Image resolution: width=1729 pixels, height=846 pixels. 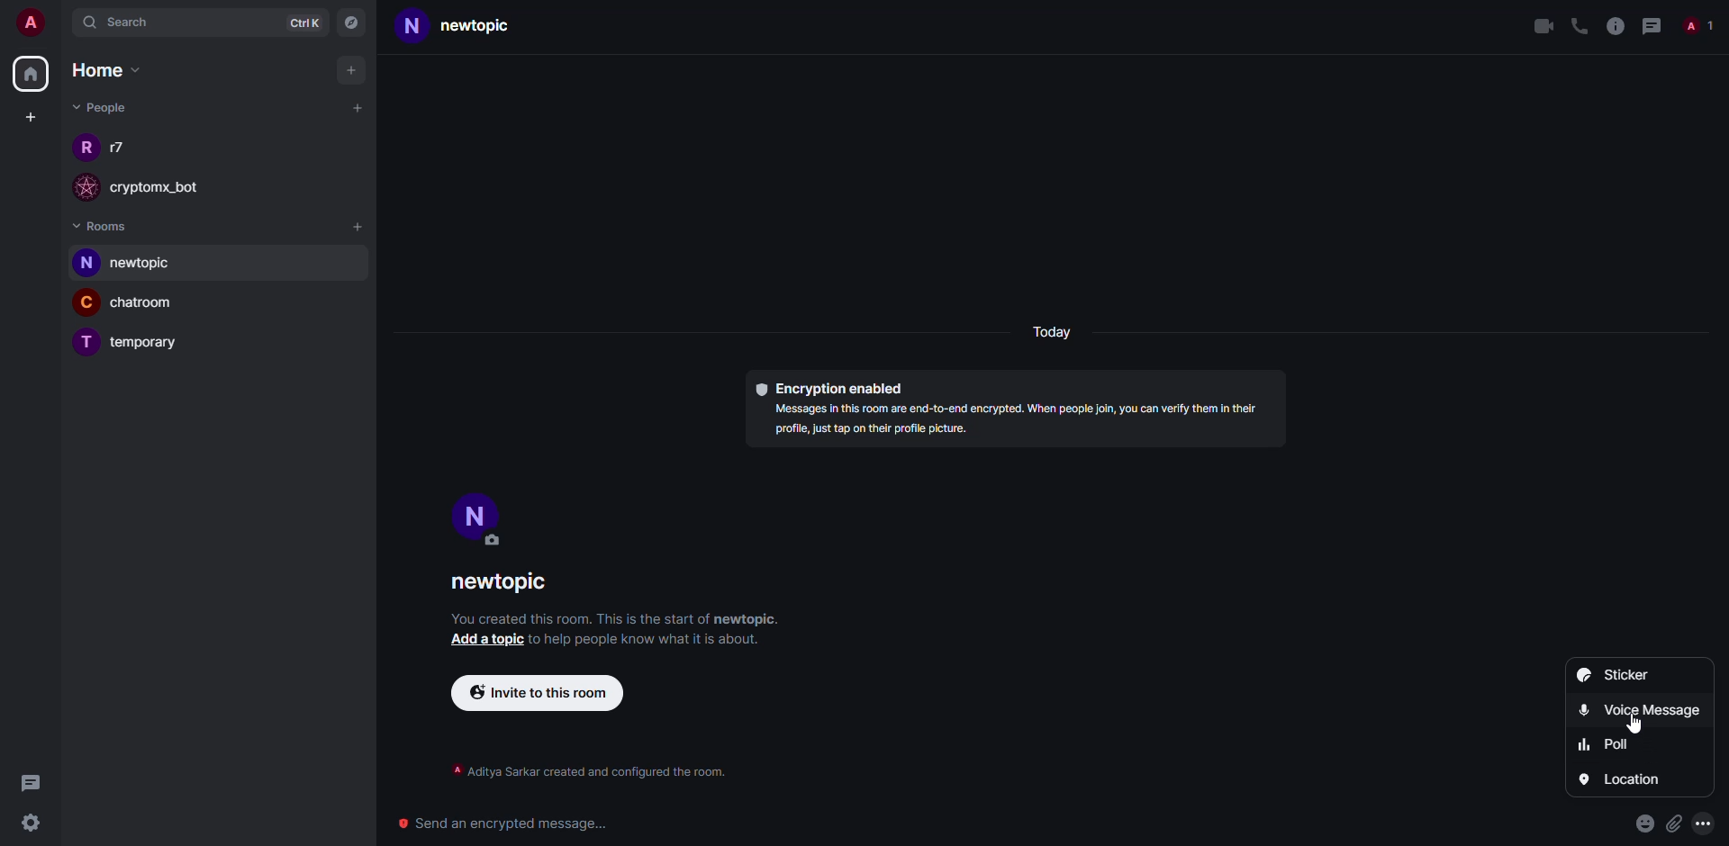 I want to click on poll, so click(x=1602, y=742).